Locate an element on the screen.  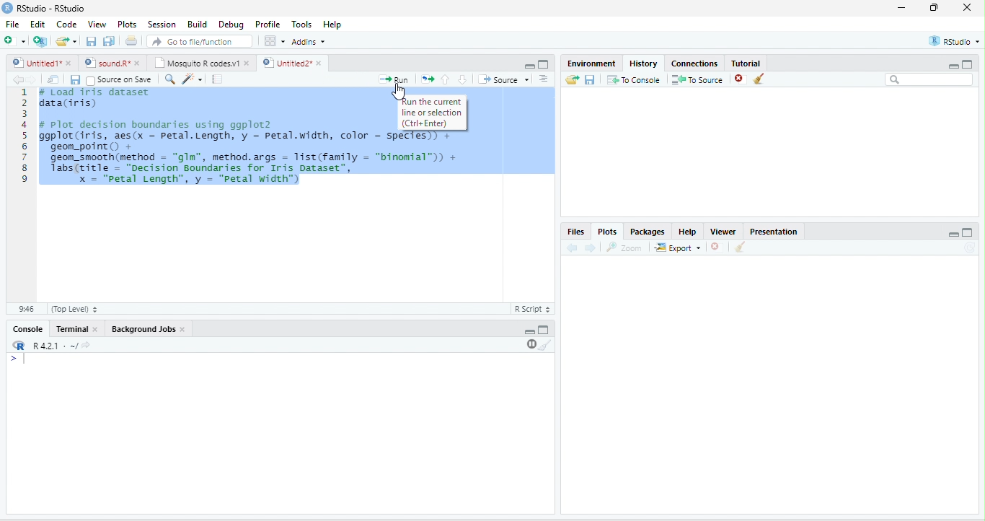
close is located at coordinates (967, 7).